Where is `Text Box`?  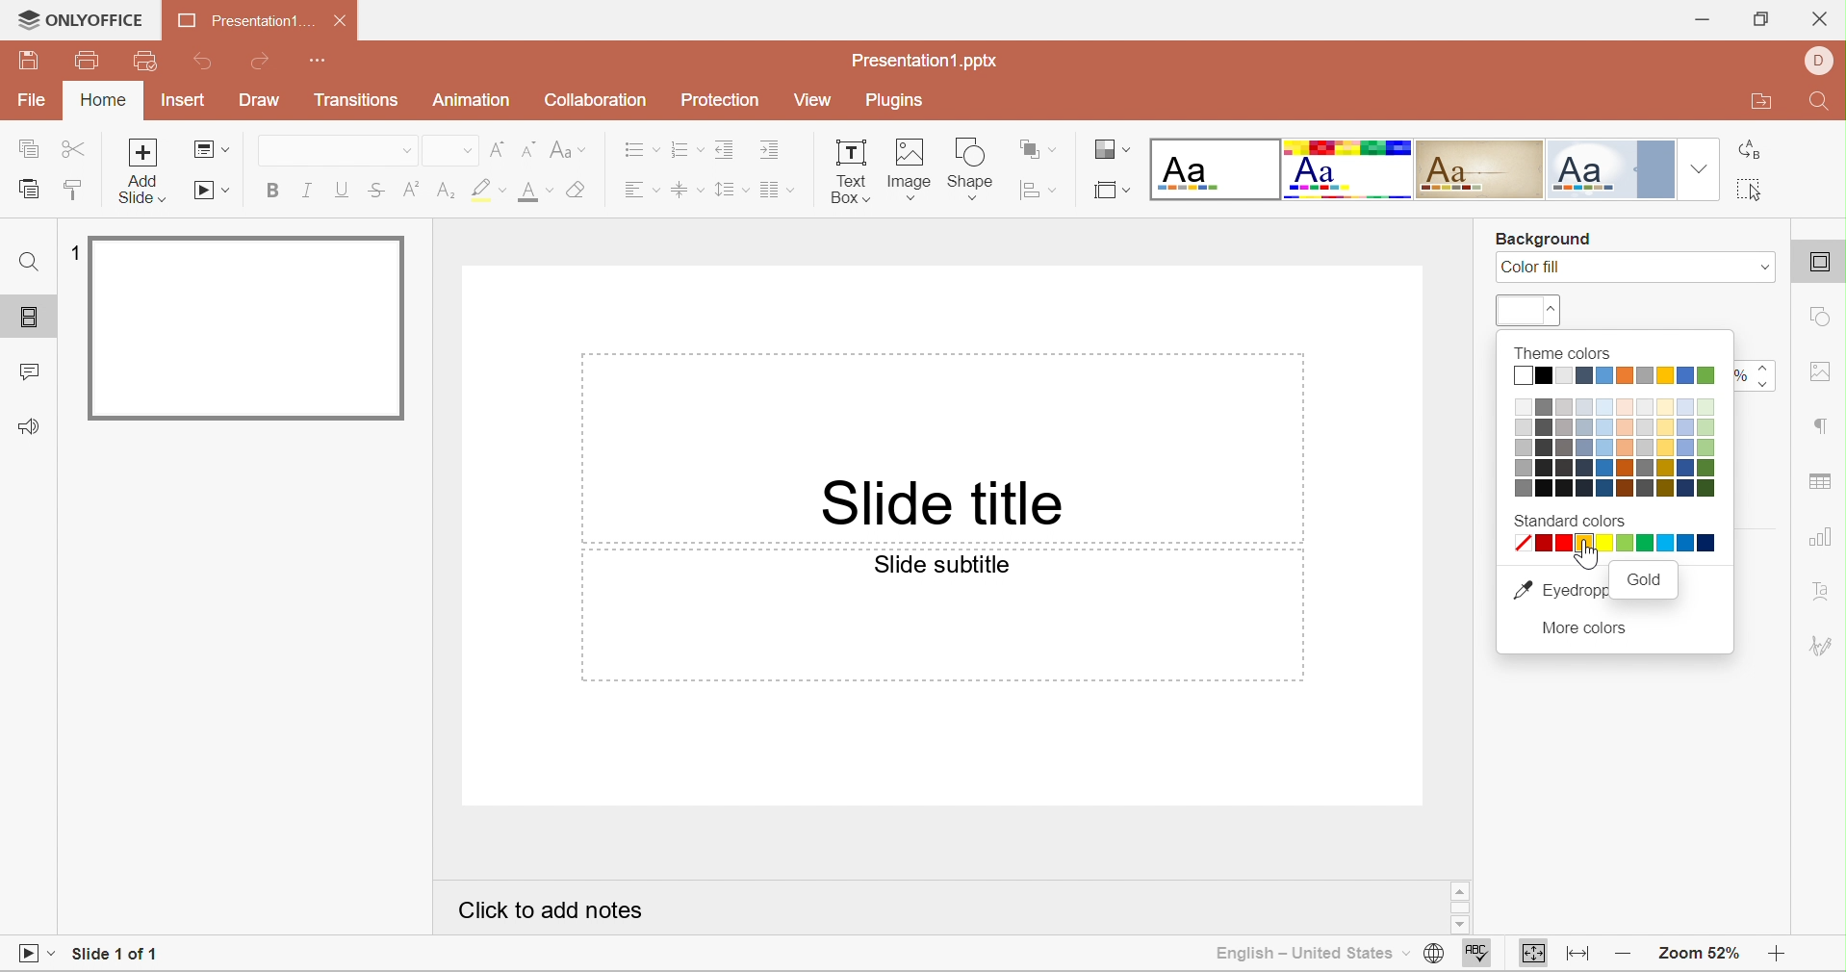
Text Box is located at coordinates (846, 170).